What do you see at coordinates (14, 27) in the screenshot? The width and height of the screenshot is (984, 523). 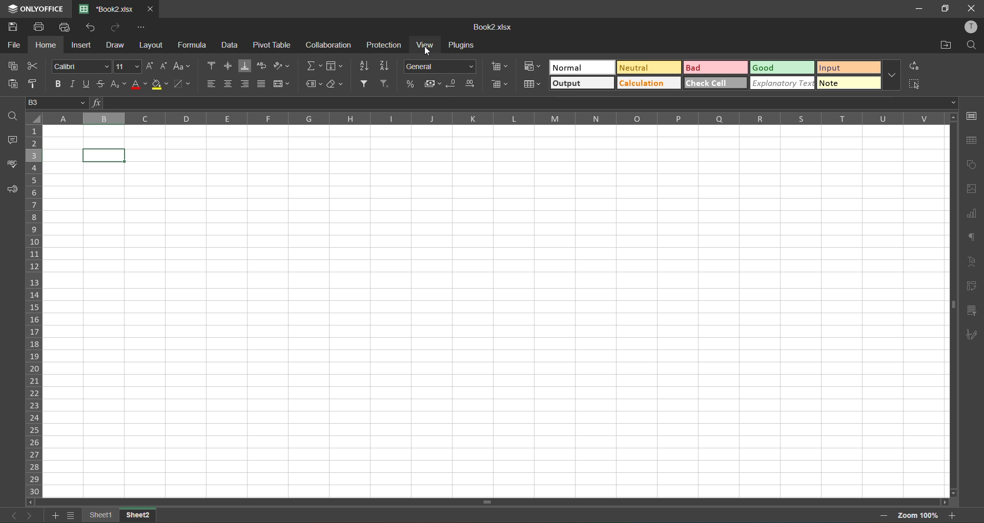 I see `save` at bounding box center [14, 27].